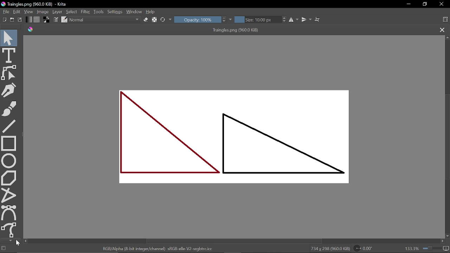  Describe the element at coordinates (4, 20) in the screenshot. I see `Create new document` at that location.